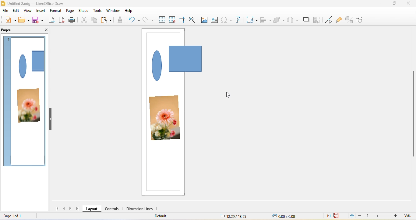  I want to click on save, so click(38, 21).